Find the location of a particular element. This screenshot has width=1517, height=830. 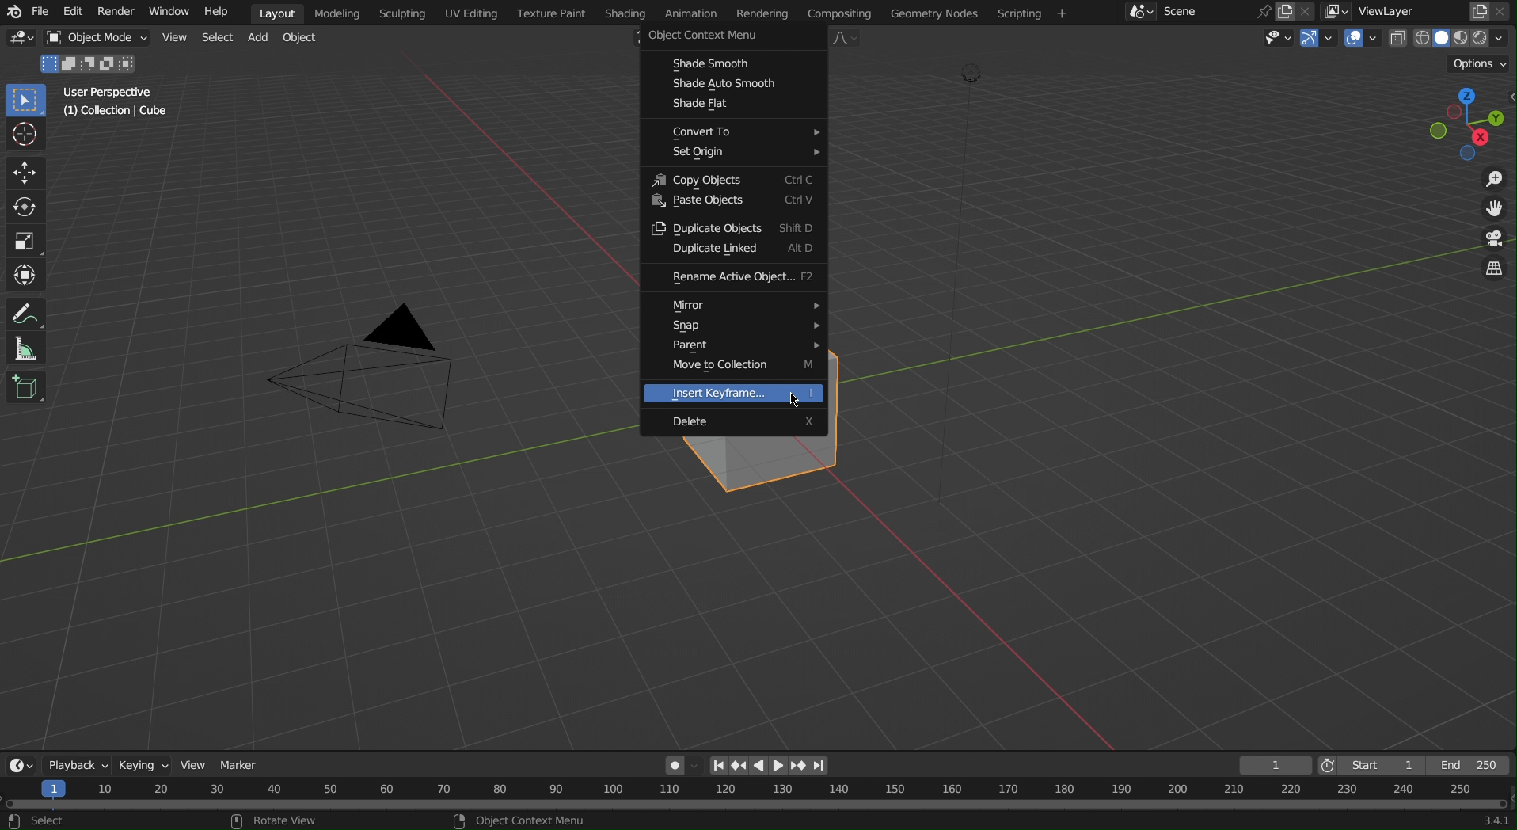

View Object Types is located at coordinates (1280, 39).